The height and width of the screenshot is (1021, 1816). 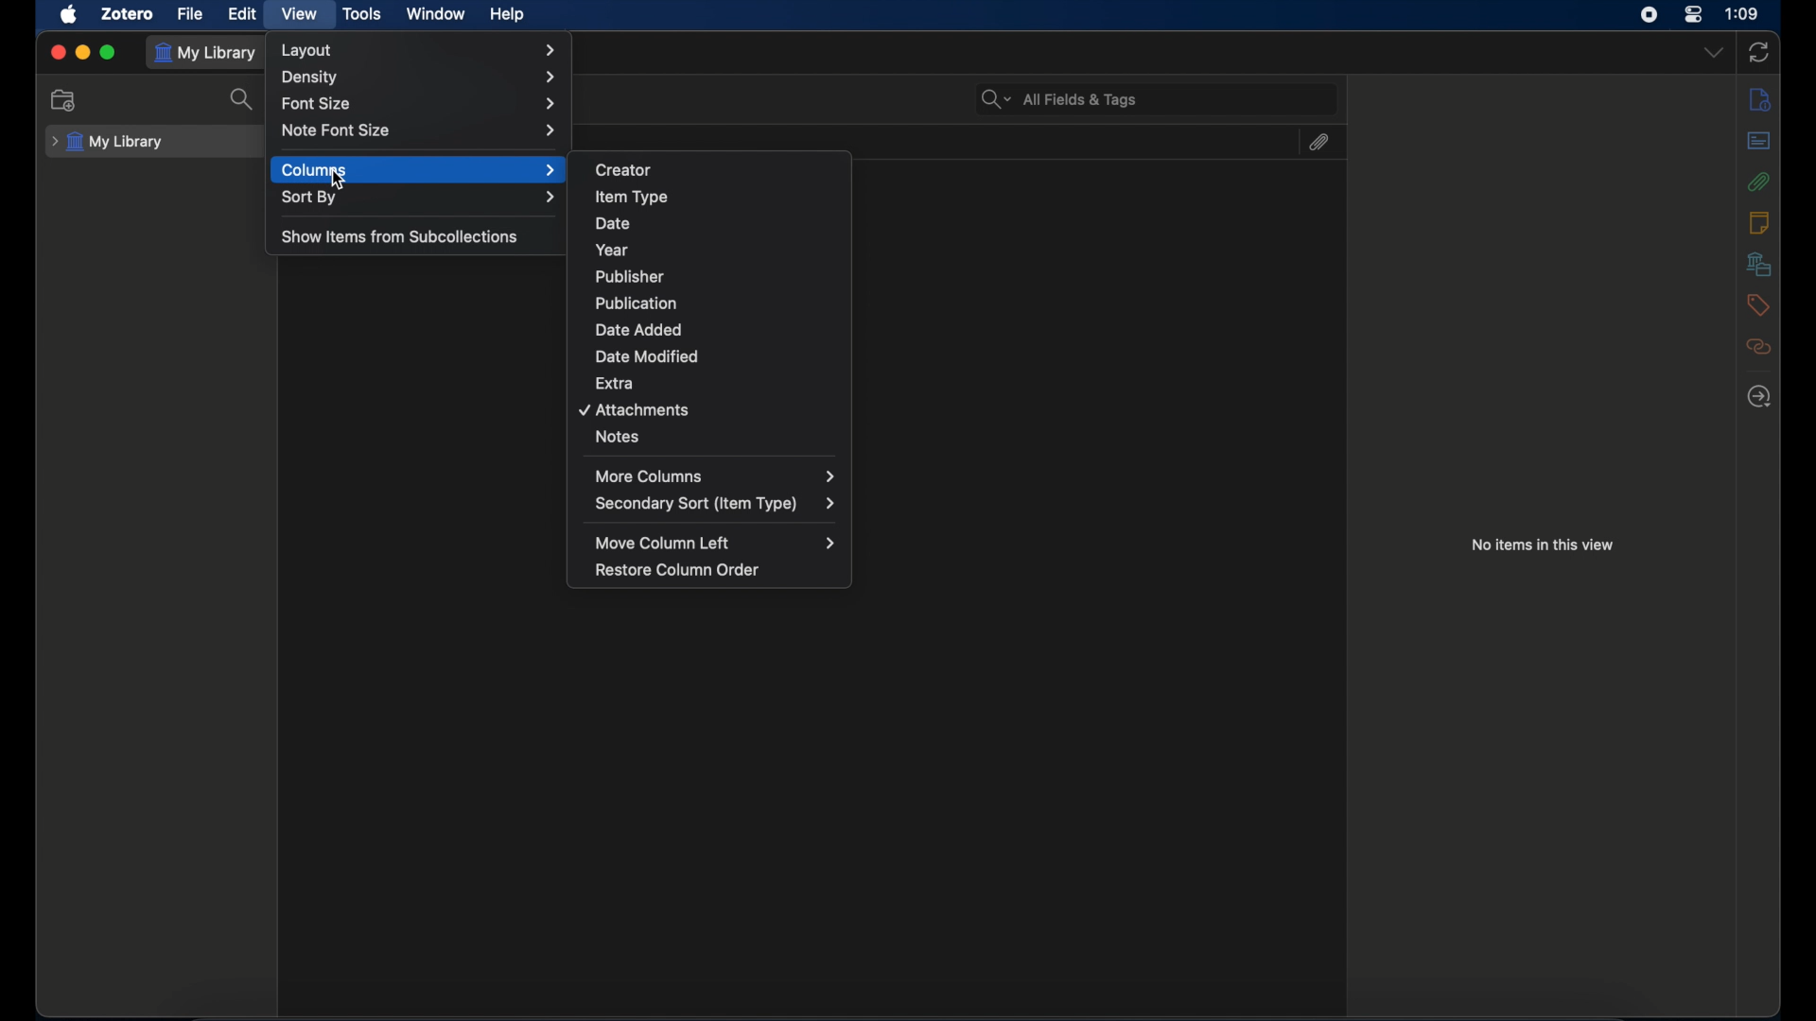 What do you see at coordinates (637, 303) in the screenshot?
I see `publication` at bounding box center [637, 303].